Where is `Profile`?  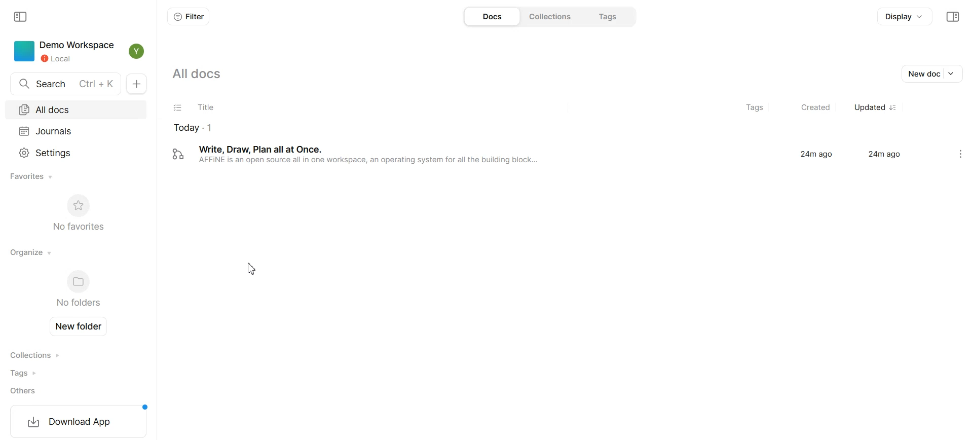 Profile is located at coordinates (137, 51).